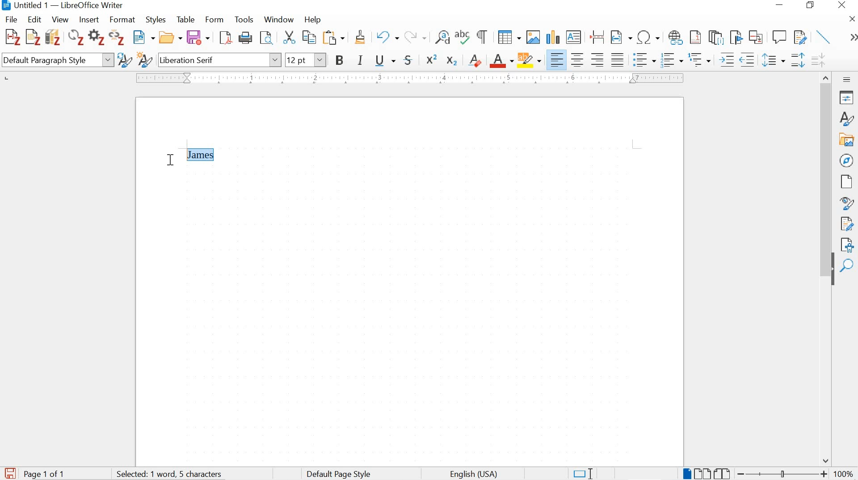  I want to click on check spelling, so click(463, 38).